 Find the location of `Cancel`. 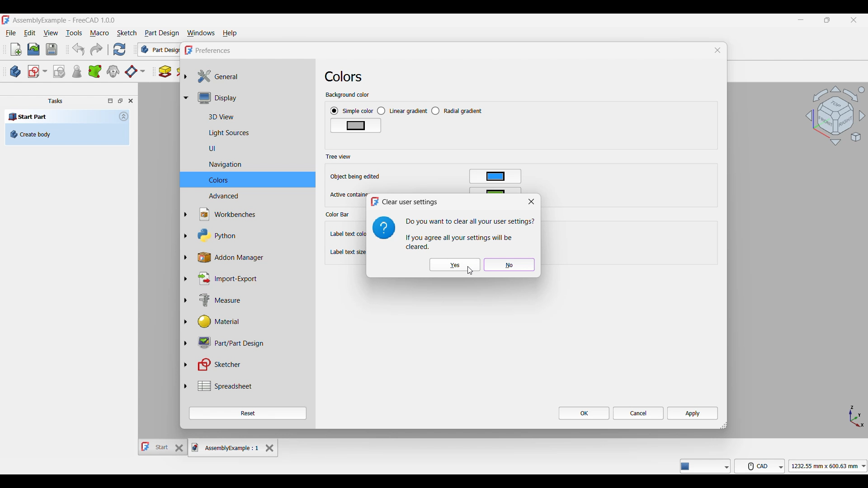

Cancel is located at coordinates (639, 413).